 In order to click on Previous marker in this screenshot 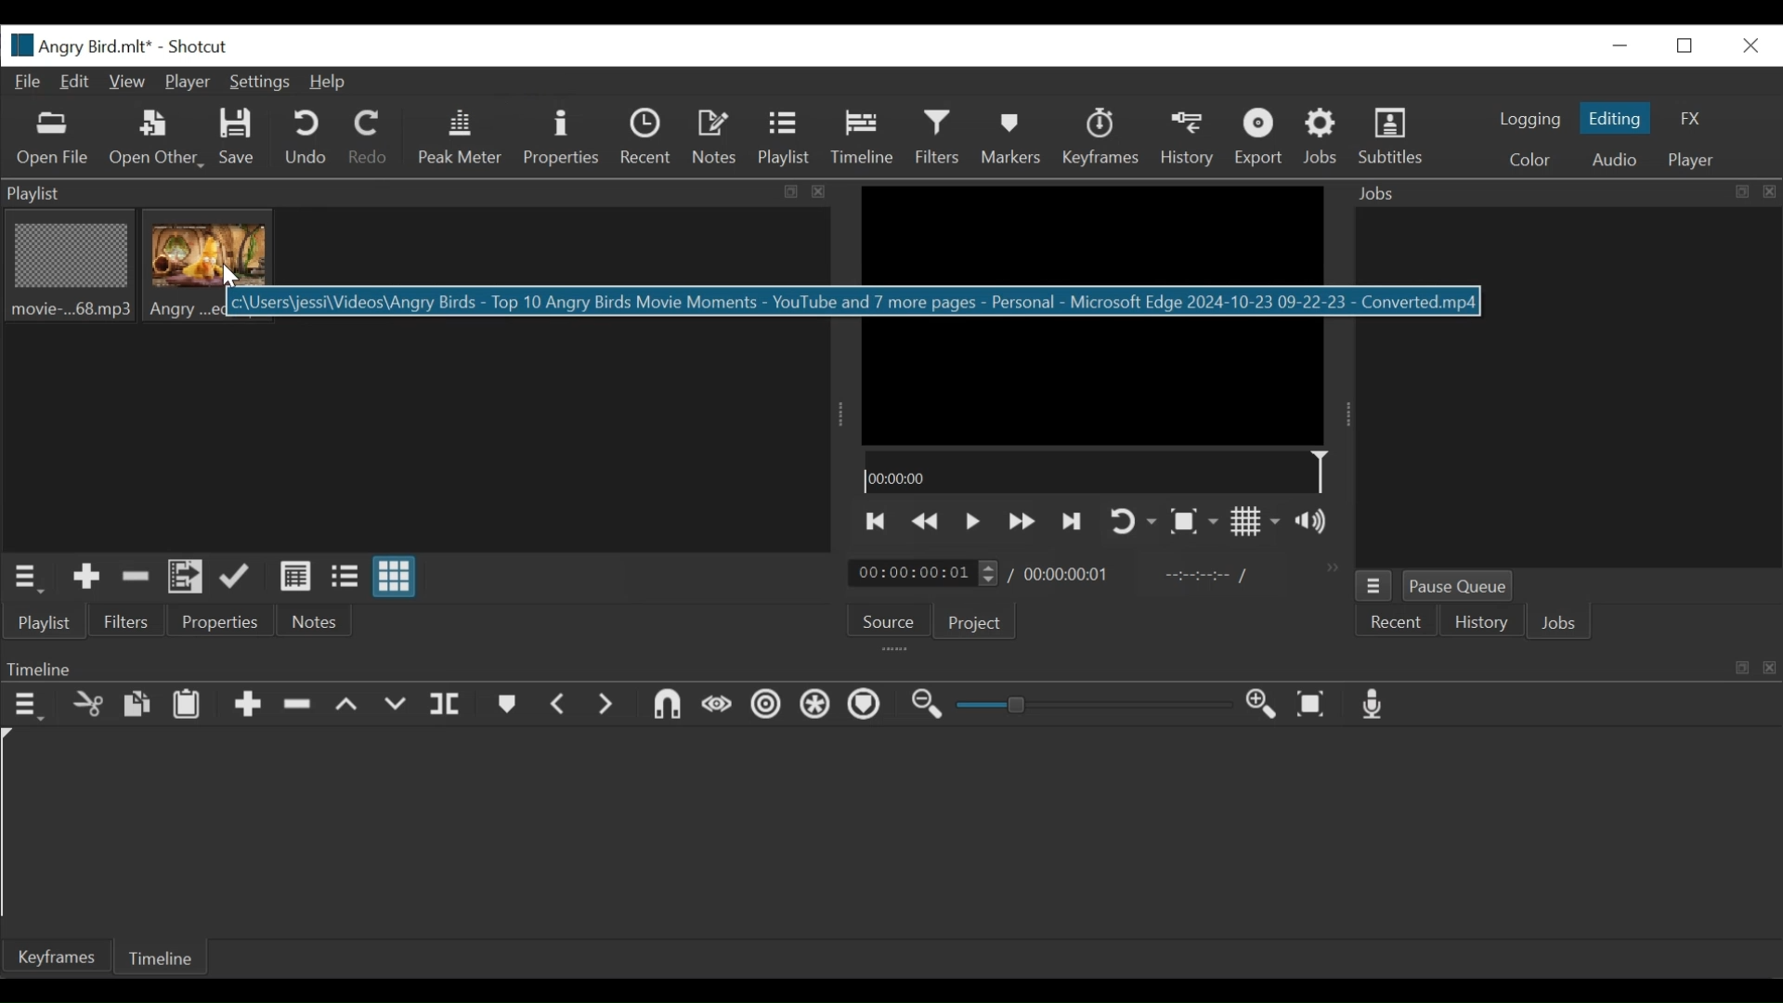, I will do `click(561, 705)`.